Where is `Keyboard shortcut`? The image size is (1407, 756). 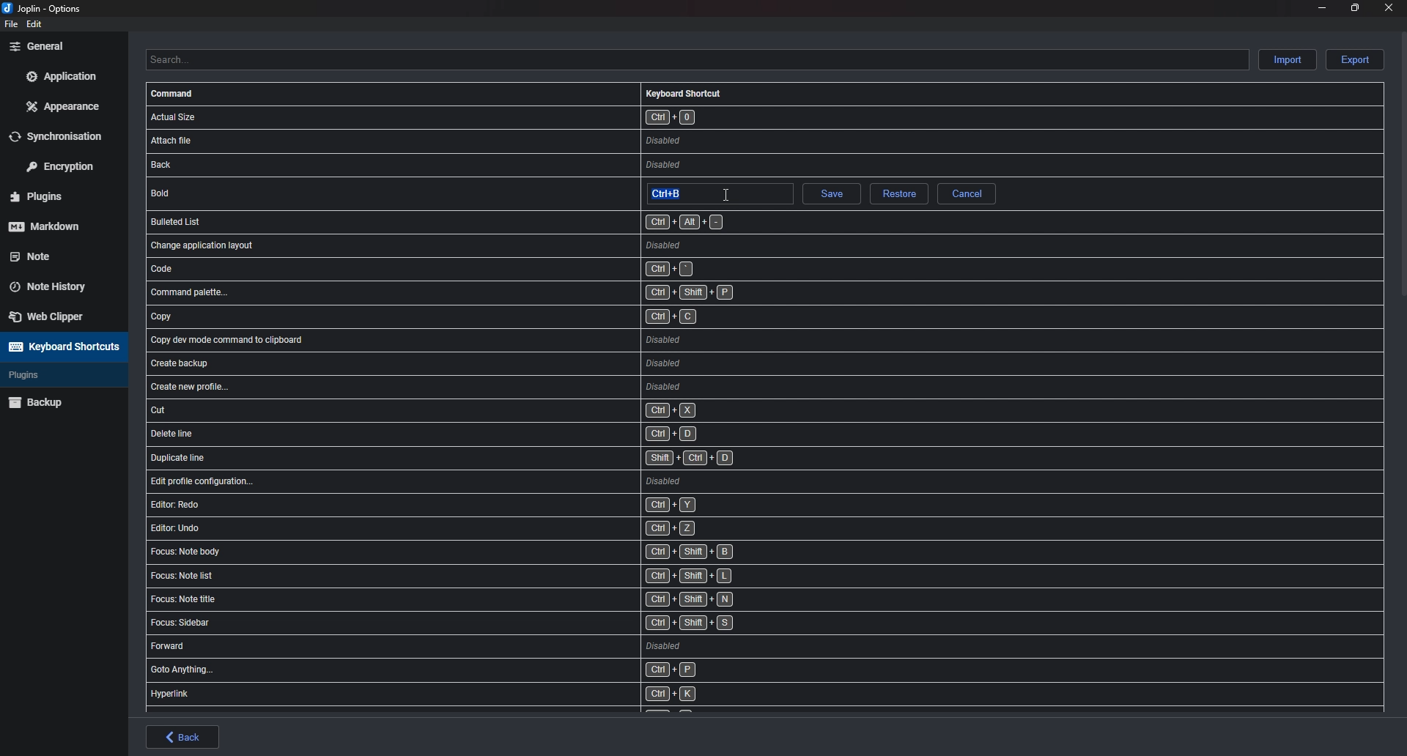
Keyboard shortcut is located at coordinates (684, 93).